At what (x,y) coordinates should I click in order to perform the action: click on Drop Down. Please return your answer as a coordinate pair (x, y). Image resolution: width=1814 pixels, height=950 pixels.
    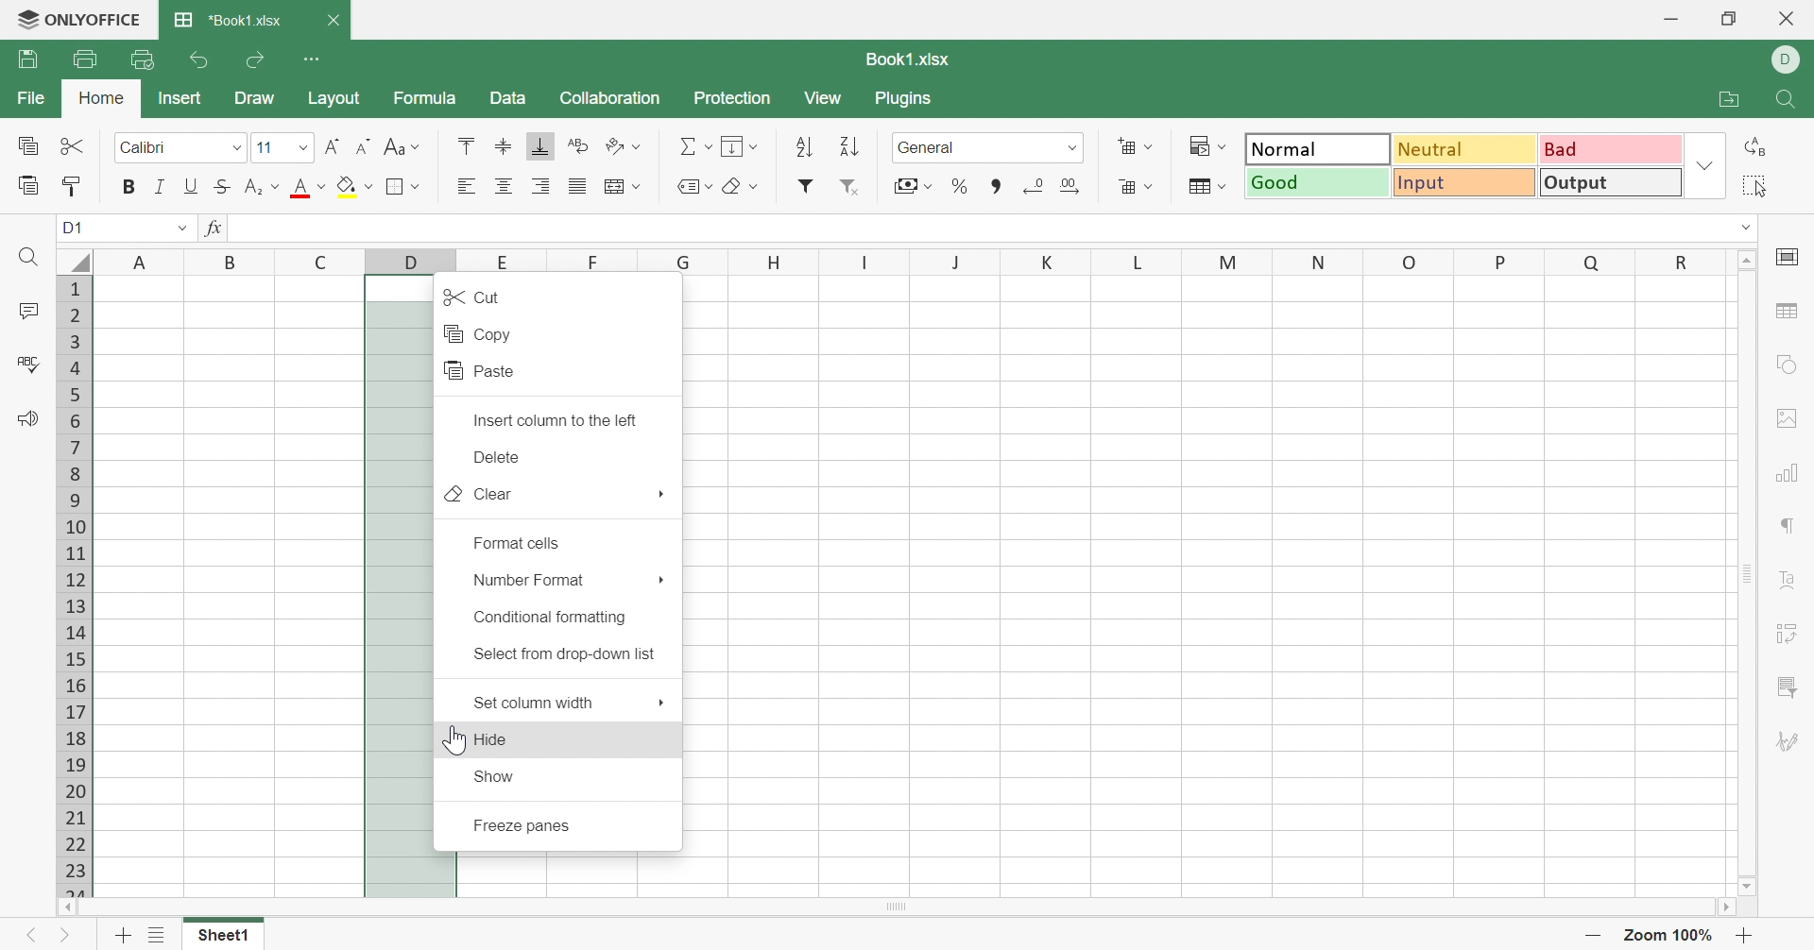
    Looking at the image, I should click on (638, 187).